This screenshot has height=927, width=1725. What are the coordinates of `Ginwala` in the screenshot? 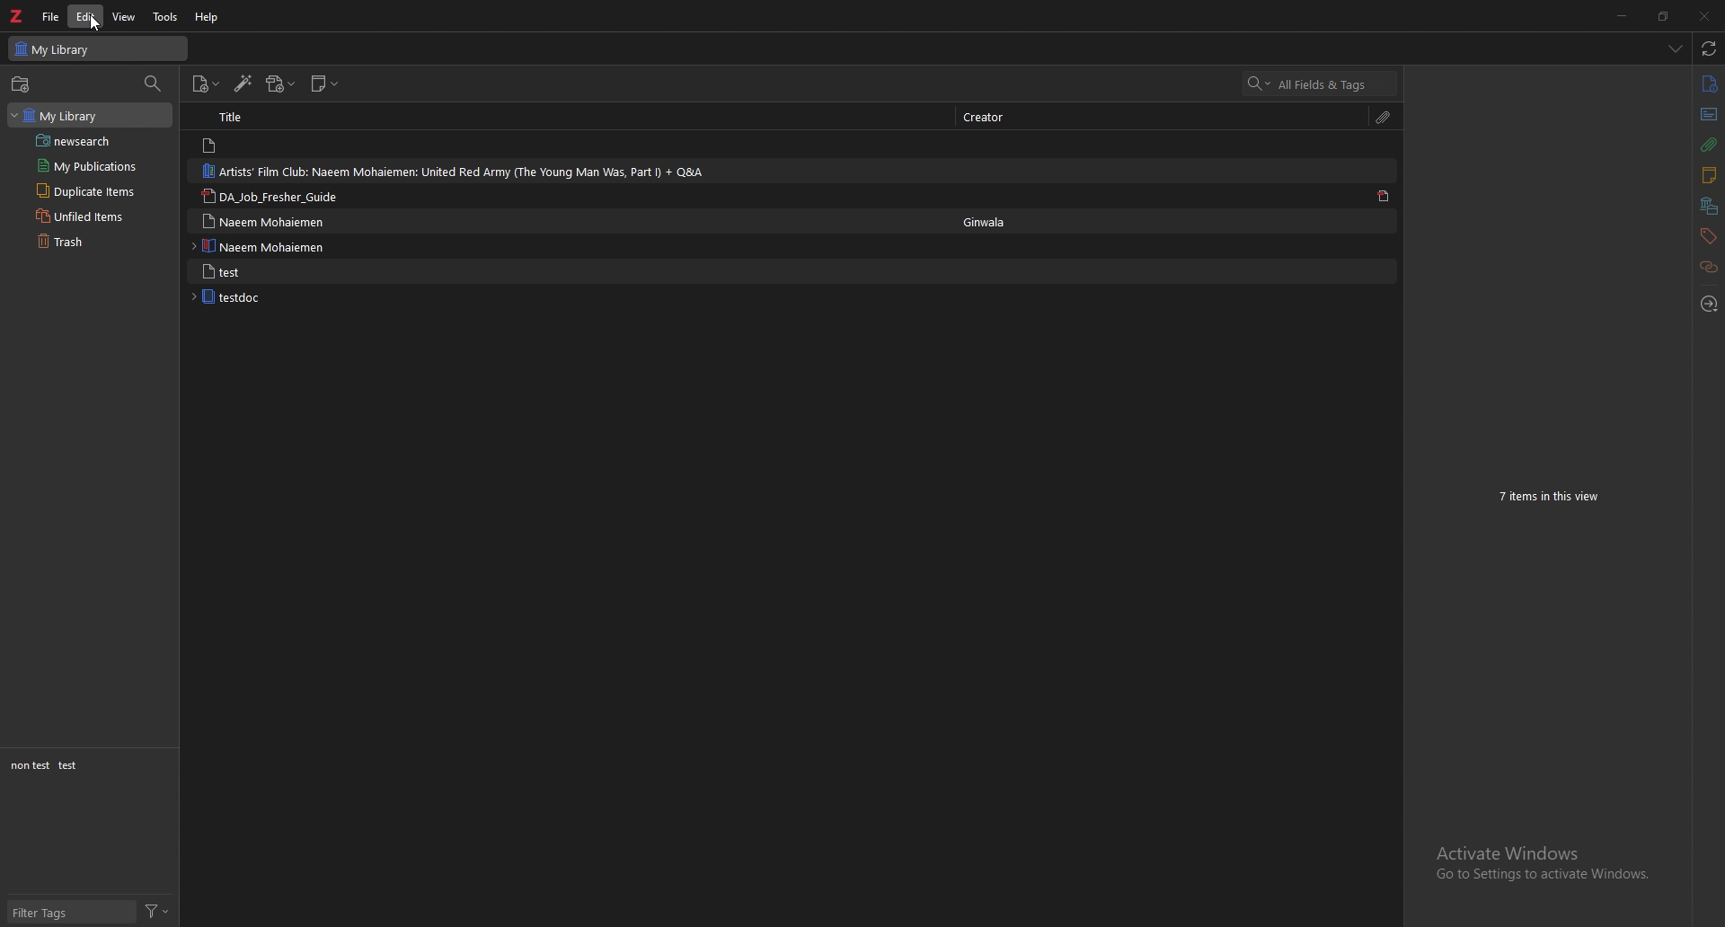 It's located at (991, 223).